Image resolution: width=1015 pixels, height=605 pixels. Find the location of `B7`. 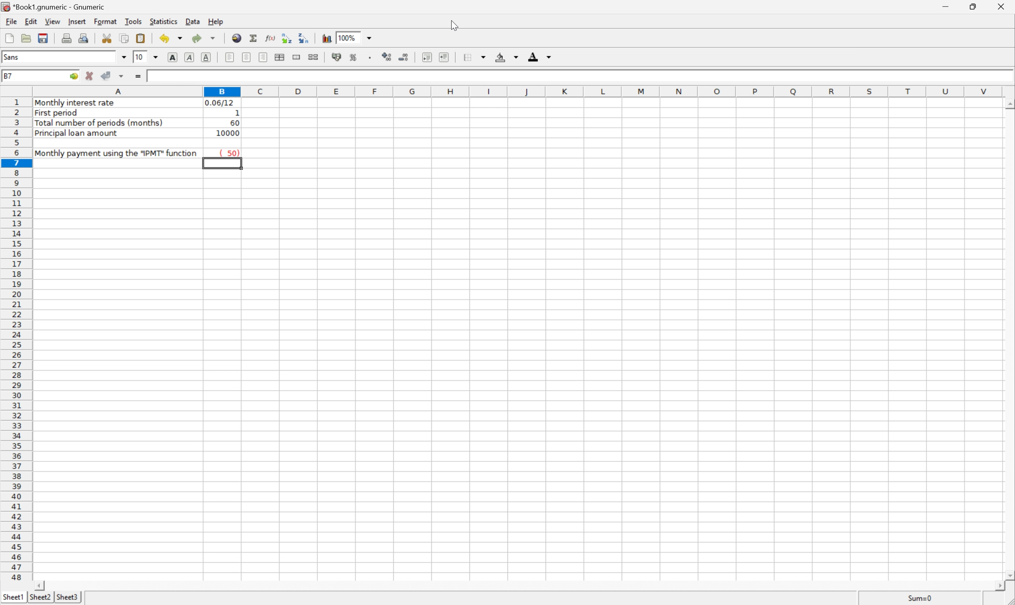

B7 is located at coordinates (10, 77).